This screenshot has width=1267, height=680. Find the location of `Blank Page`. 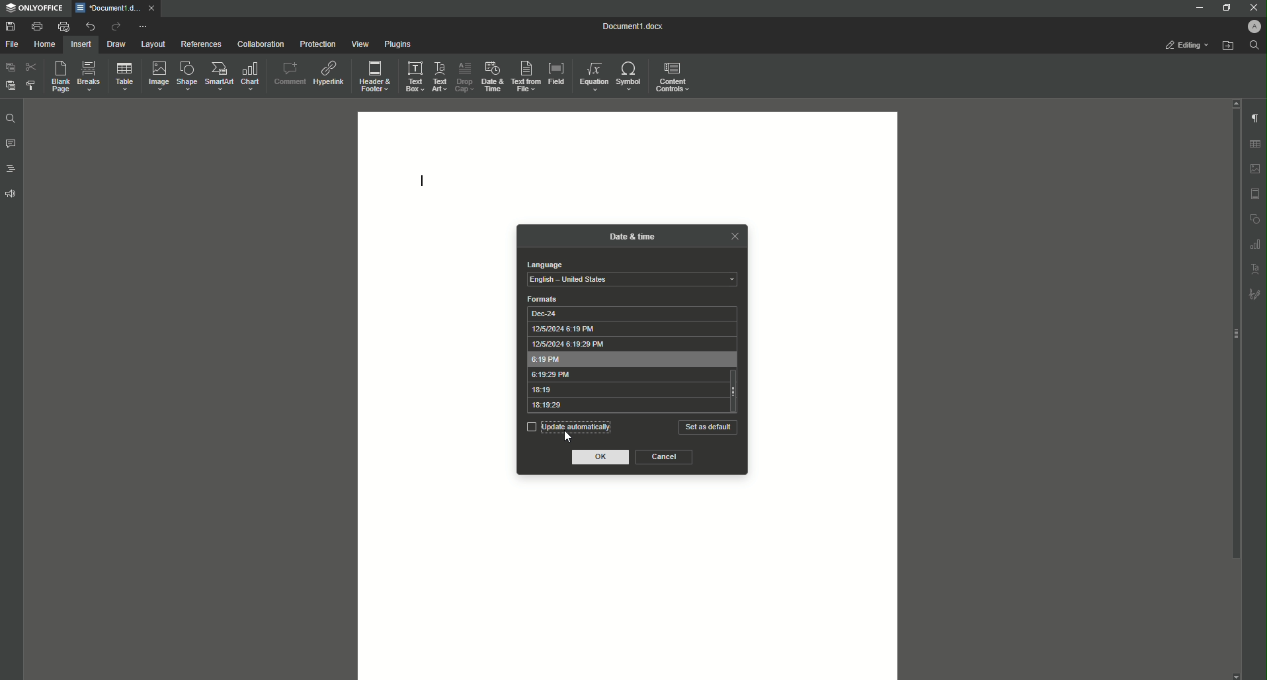

Blank Page is located at coordinates (57, 77).